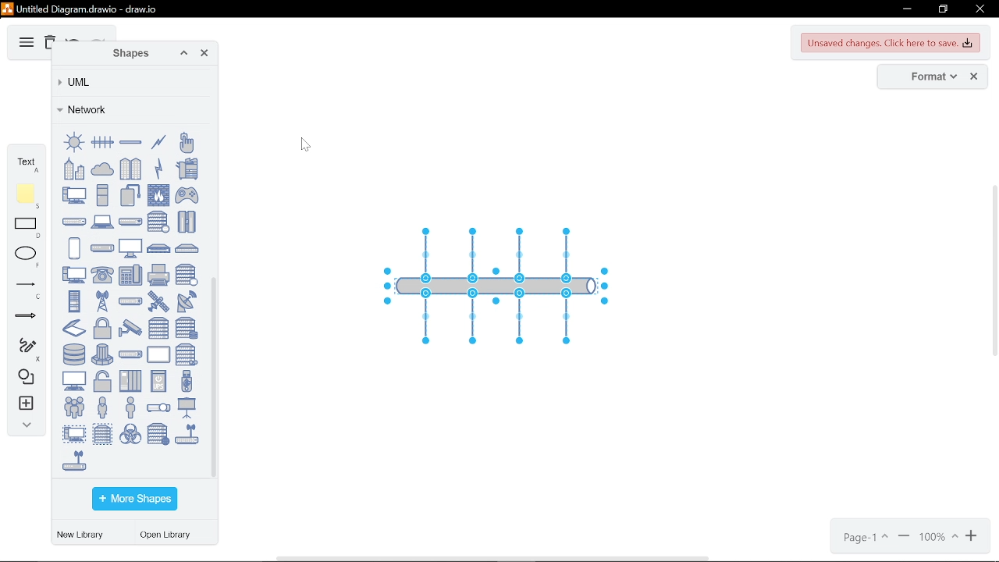 This screenshot has height=562, width=999. Describe the element at coordinates (186, 142) in the screenshot. I see `biometric reader` at that location.